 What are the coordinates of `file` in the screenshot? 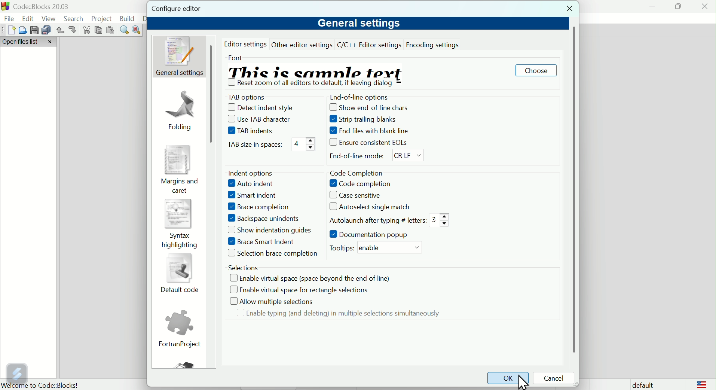 It's located at (10, 19).